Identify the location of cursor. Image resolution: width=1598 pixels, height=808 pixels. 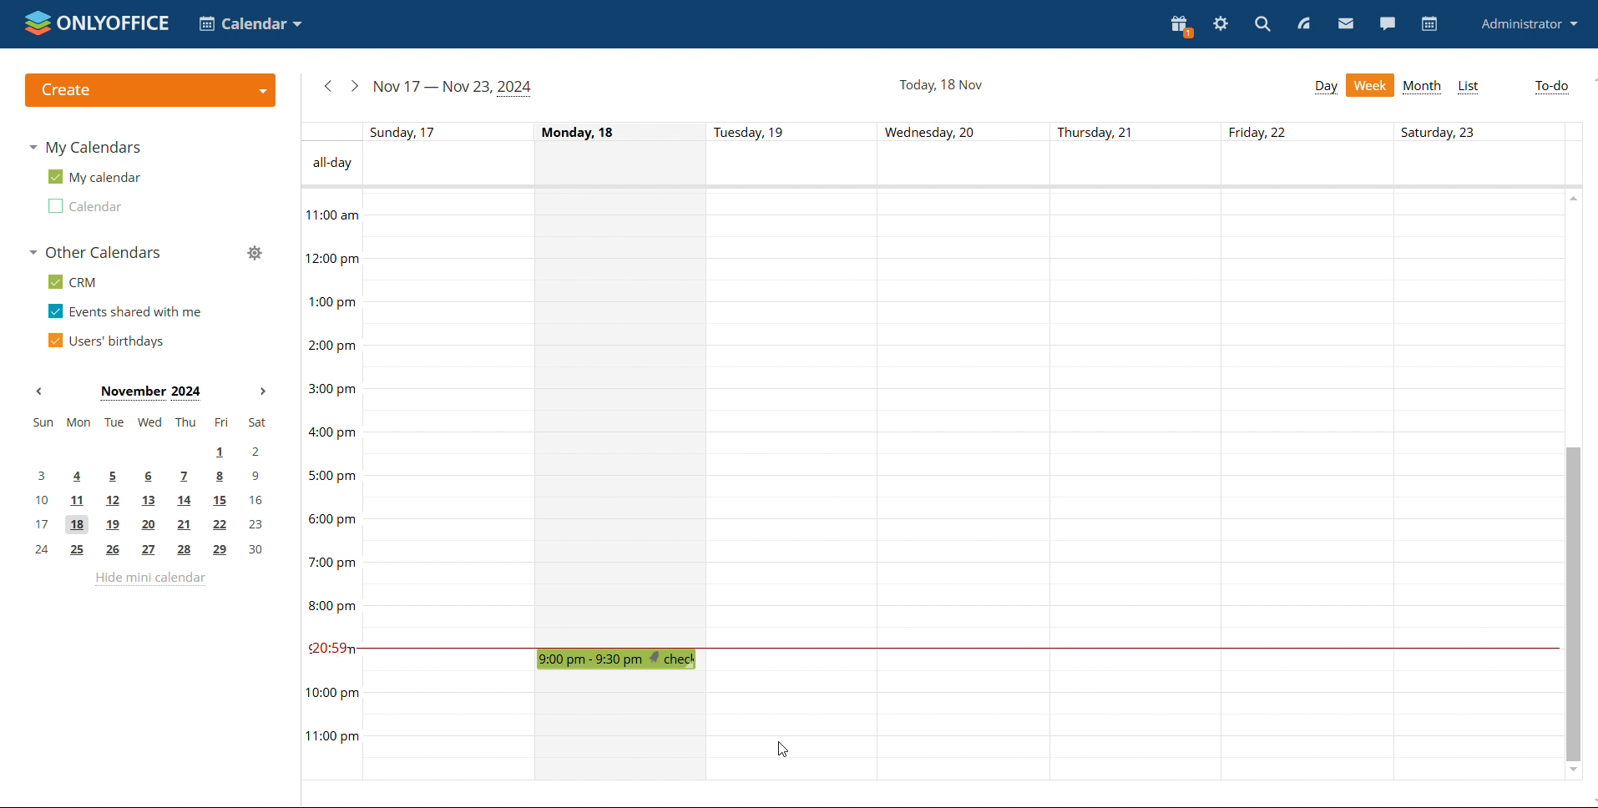
(782, 750).